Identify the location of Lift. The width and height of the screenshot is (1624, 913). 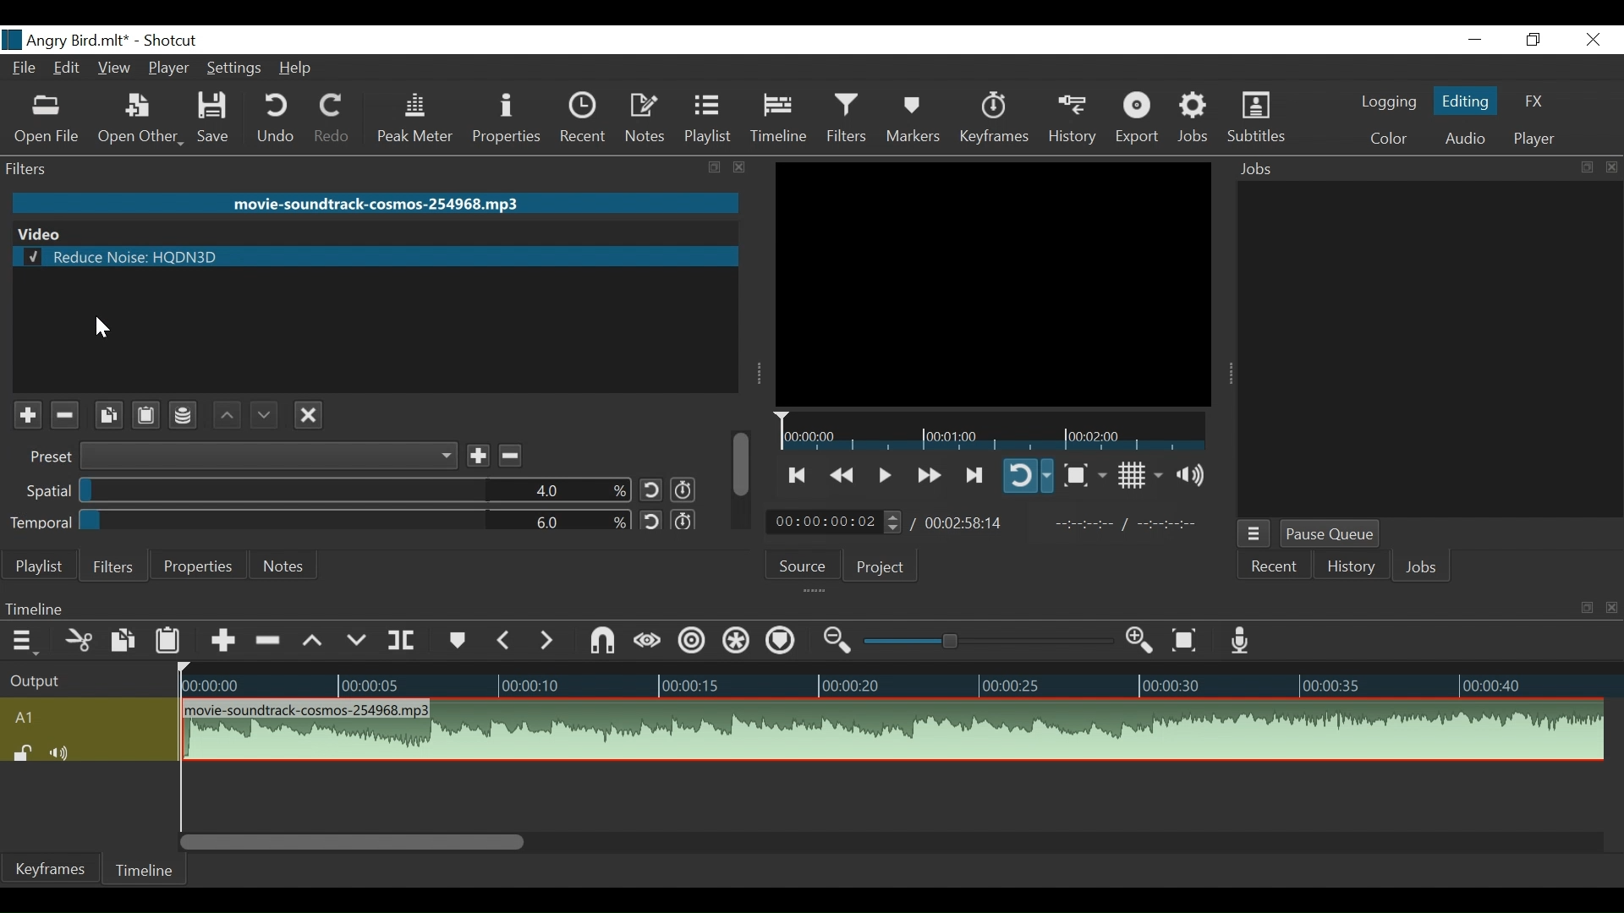
(313, 641).